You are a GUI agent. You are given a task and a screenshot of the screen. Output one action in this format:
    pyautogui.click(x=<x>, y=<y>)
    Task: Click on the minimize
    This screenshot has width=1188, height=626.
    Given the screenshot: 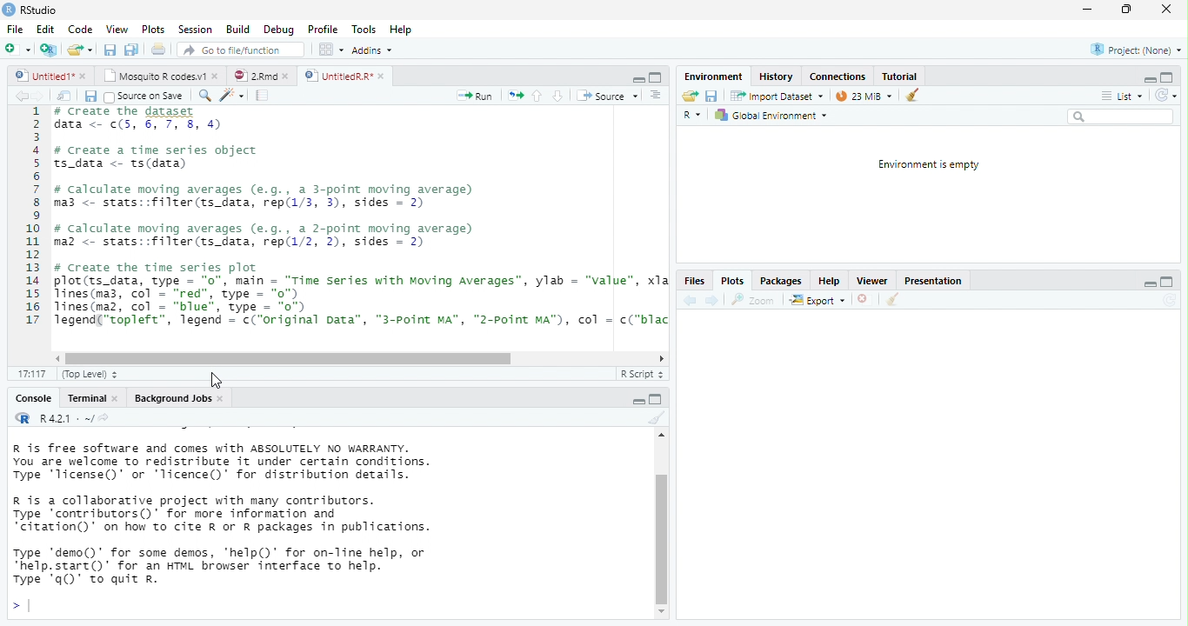 What is the action you would take?
    pyautogui.click(x=1147, y=81)
    